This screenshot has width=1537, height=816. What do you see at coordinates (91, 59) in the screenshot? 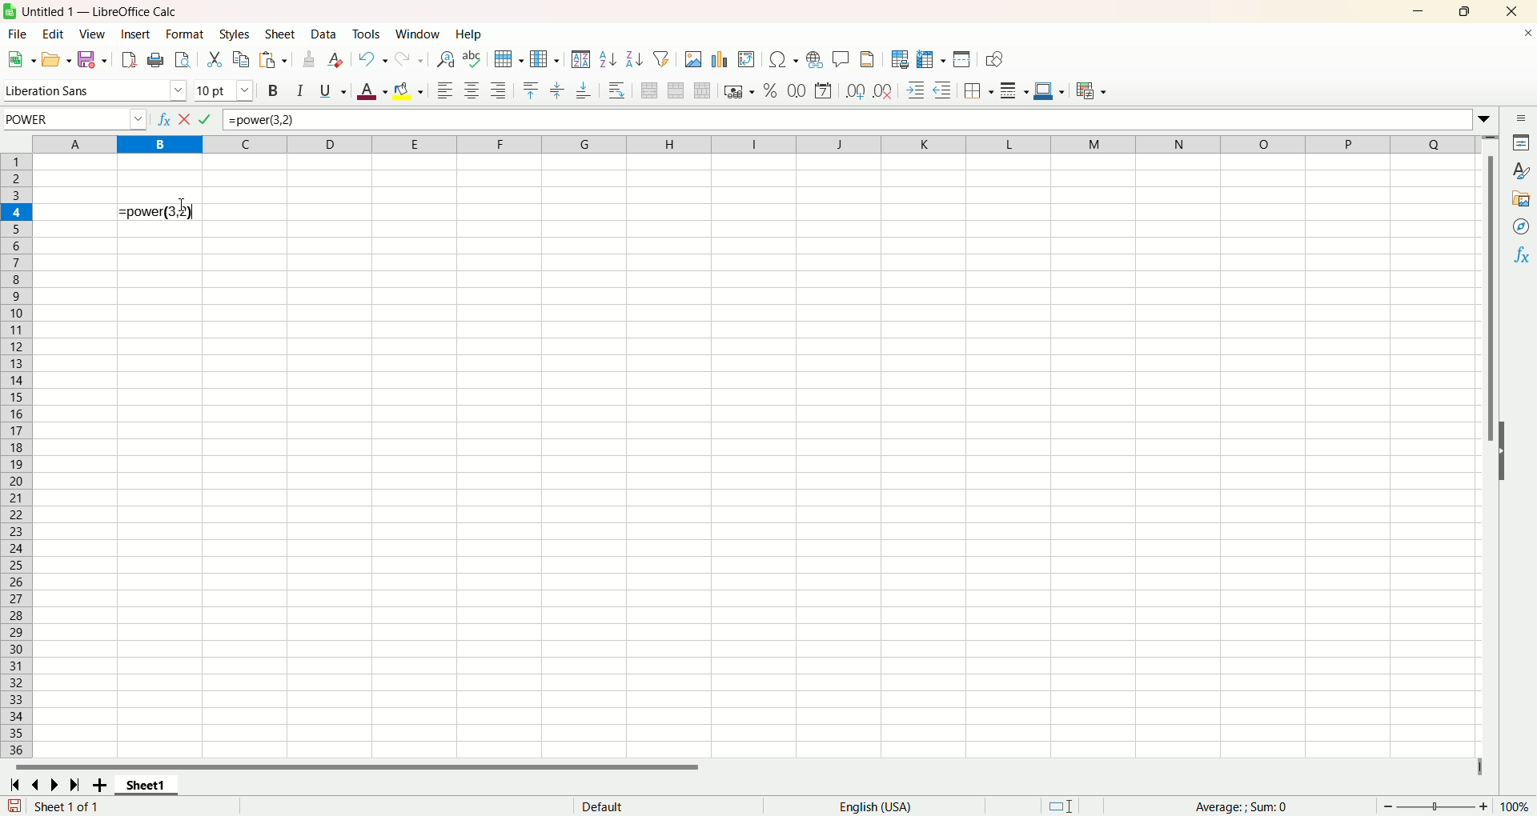
I see `save` at bounding box center [91, 59].